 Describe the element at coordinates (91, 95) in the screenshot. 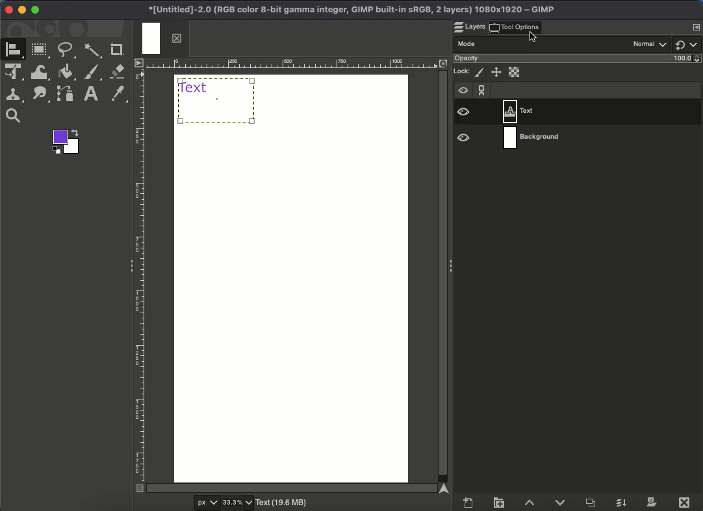

I see `Text` at that location.